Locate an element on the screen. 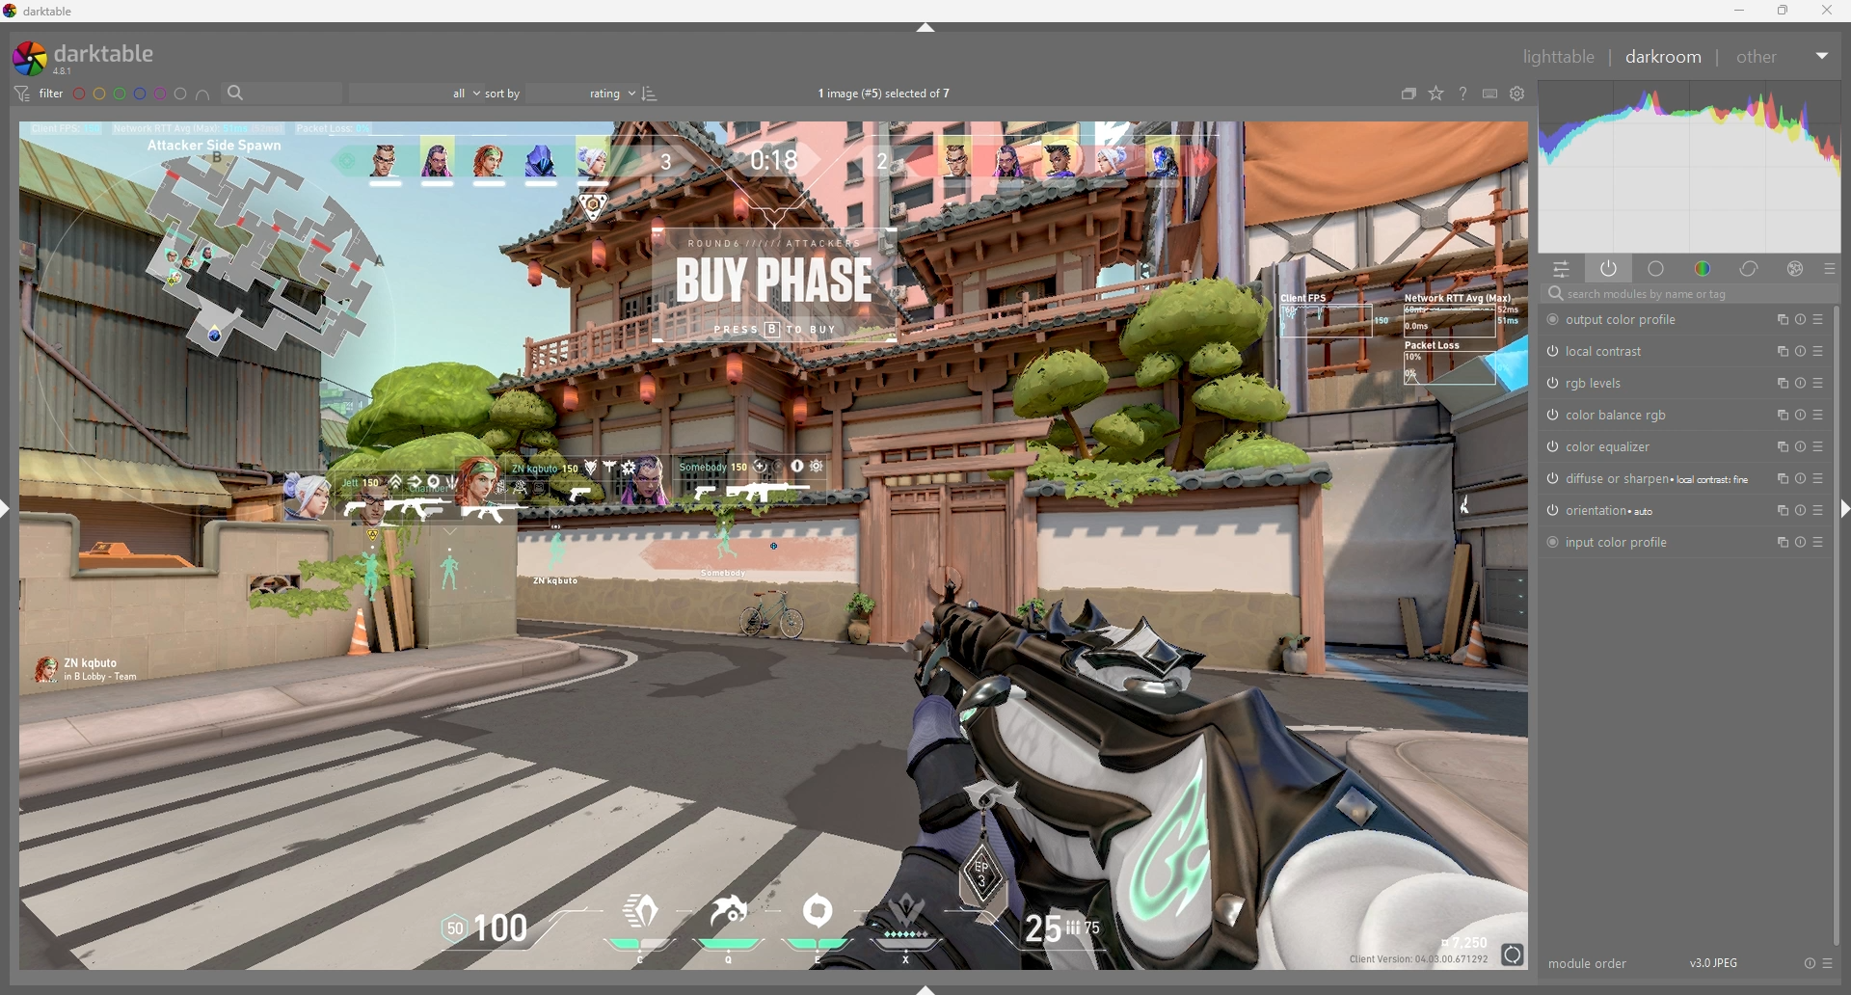 The image size is (1851, 995). collapse grouped images is located at coordinates (1409, 94).